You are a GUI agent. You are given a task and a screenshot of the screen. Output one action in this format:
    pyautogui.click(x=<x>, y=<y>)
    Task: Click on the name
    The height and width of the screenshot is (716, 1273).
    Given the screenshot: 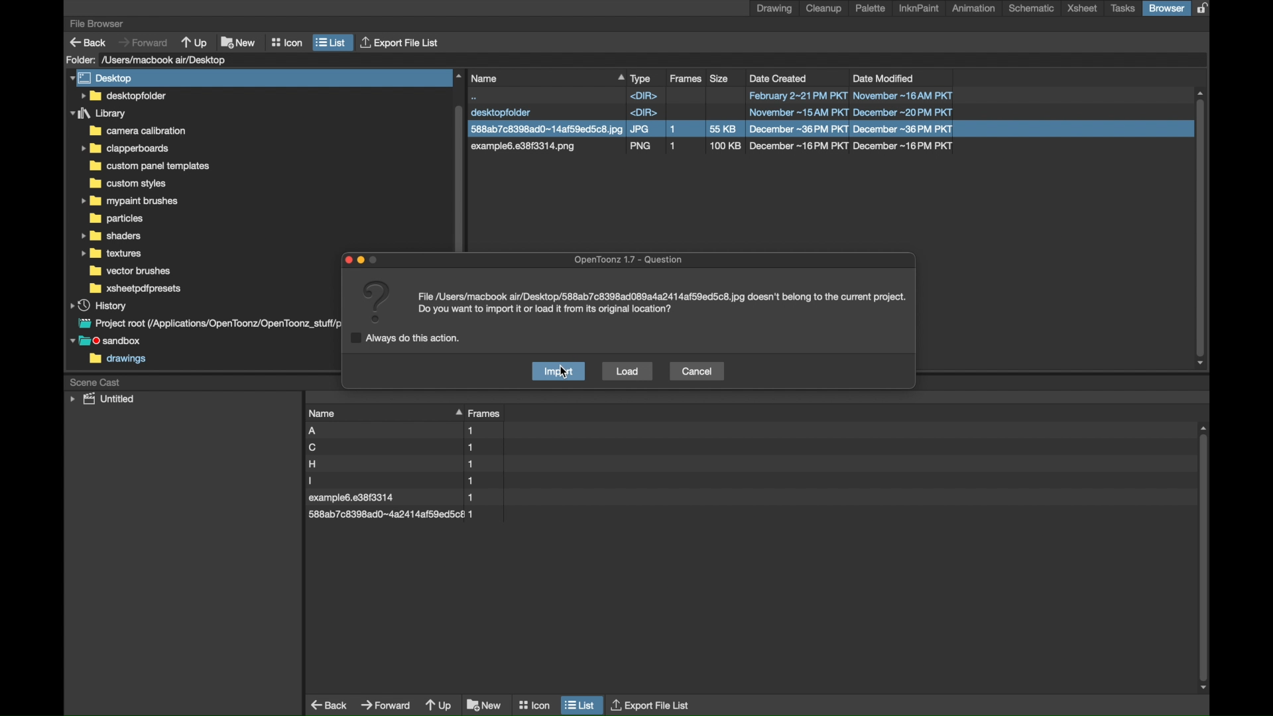 What is the action you would take?
    pyautogui.click(x=546, y=78)
    